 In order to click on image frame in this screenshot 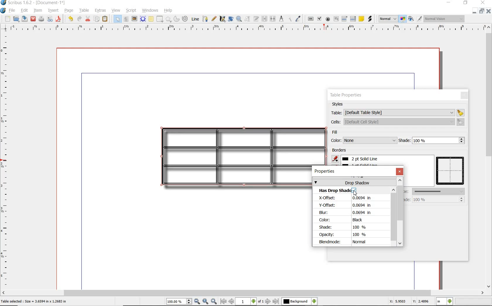, I will do `click(134, 19)`.